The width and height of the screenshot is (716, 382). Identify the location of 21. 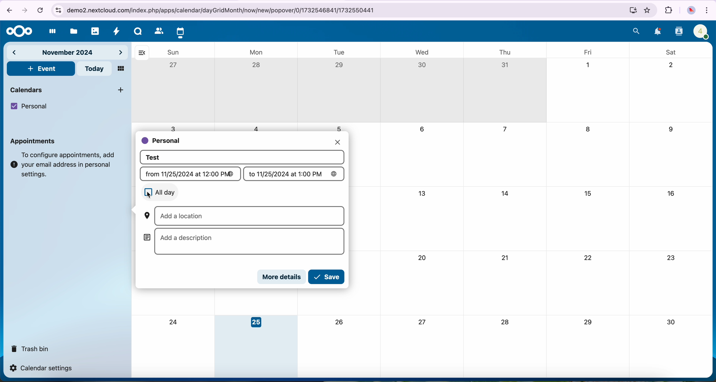
(506, 257).